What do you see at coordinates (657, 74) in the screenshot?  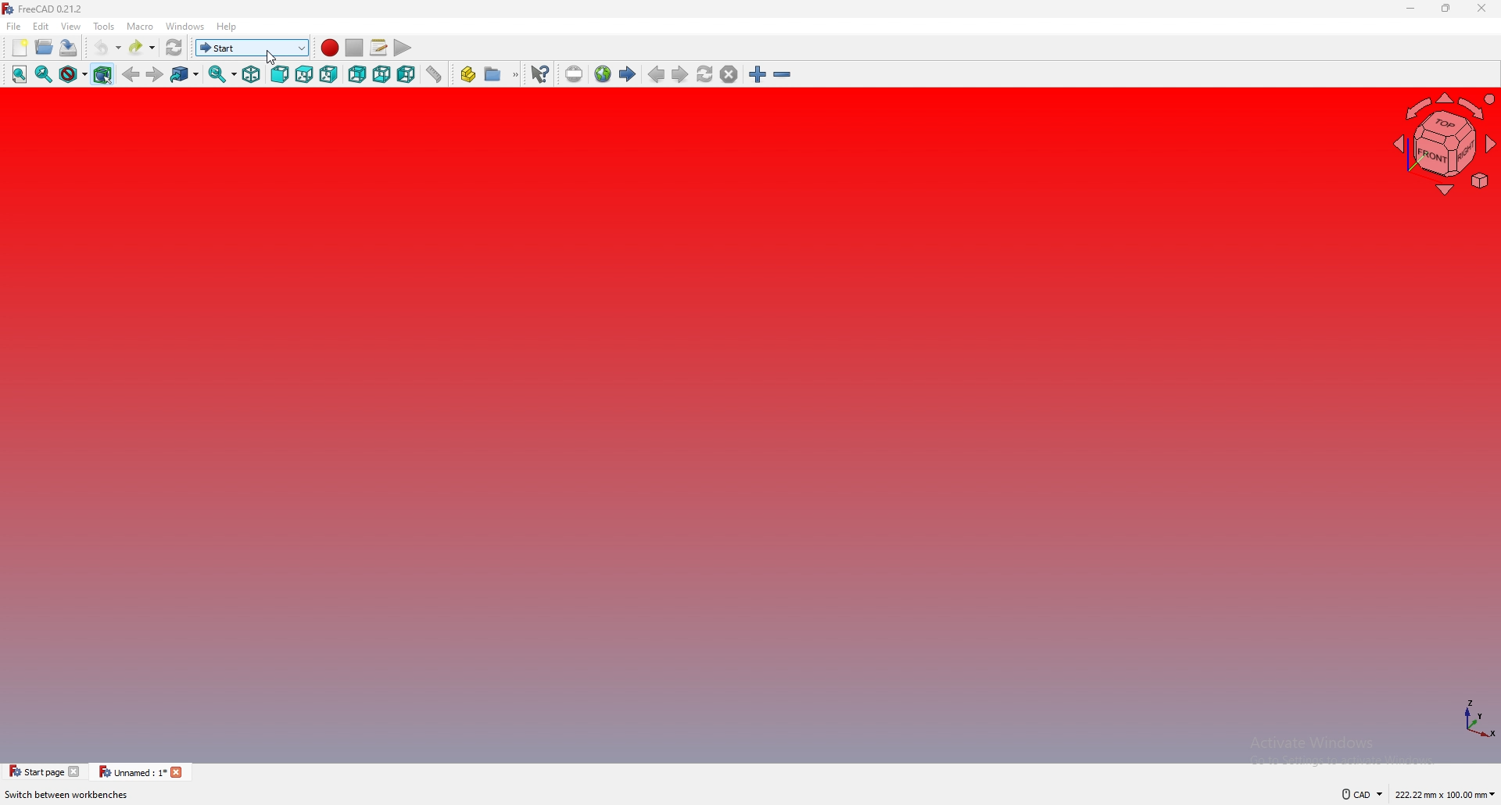 I see `previous page` at bounding box center [657, 74].